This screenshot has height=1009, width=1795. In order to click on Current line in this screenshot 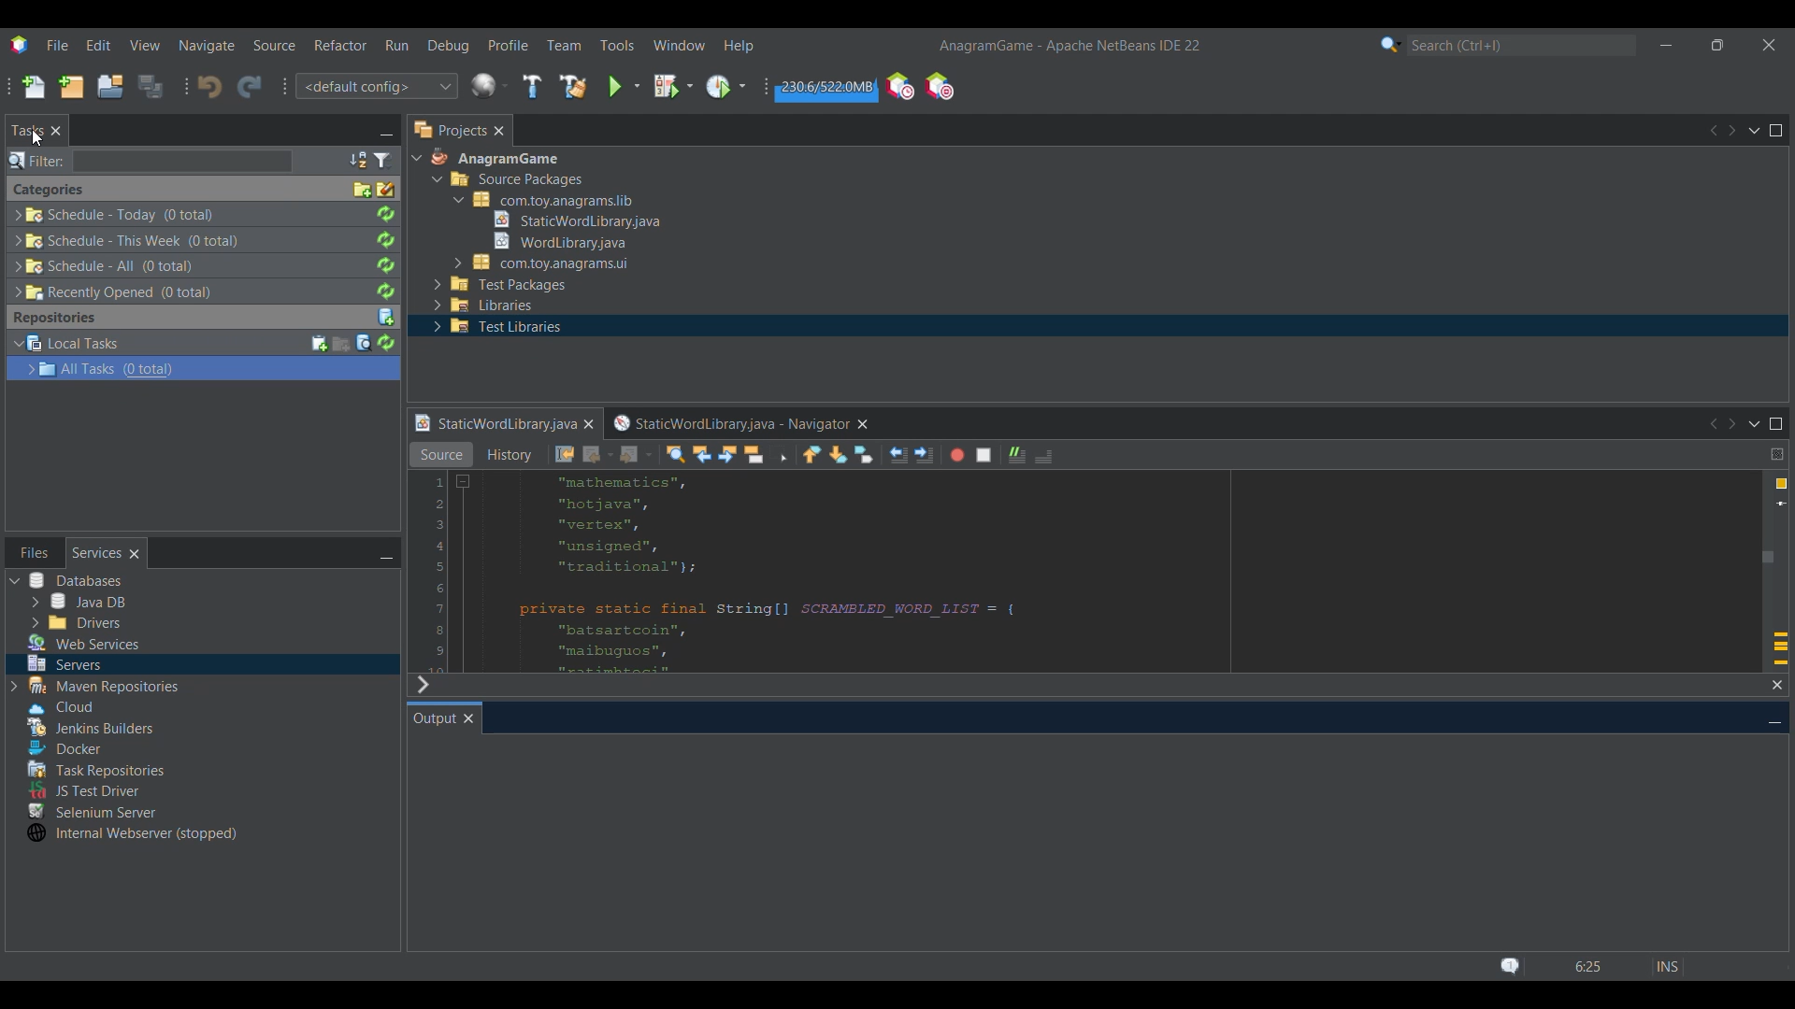, I will do `click(1781, 504)`.